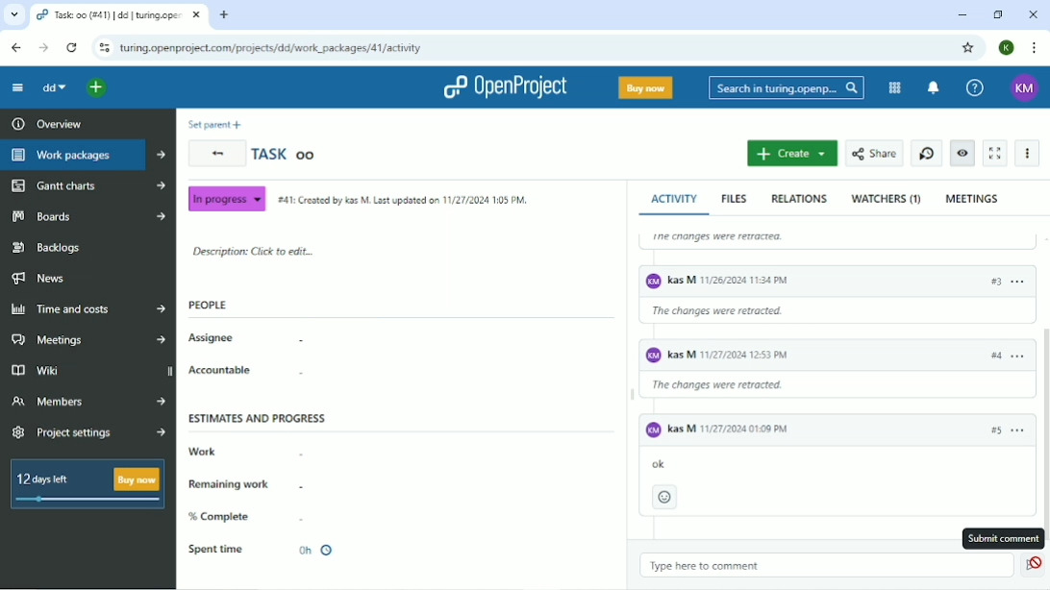 Image resolution: width=1050 pixels, height=590 pixels. What do you see at coordinates (799, 198) in the screenshot?
I see `Relations` at bounding box center [799, 198].